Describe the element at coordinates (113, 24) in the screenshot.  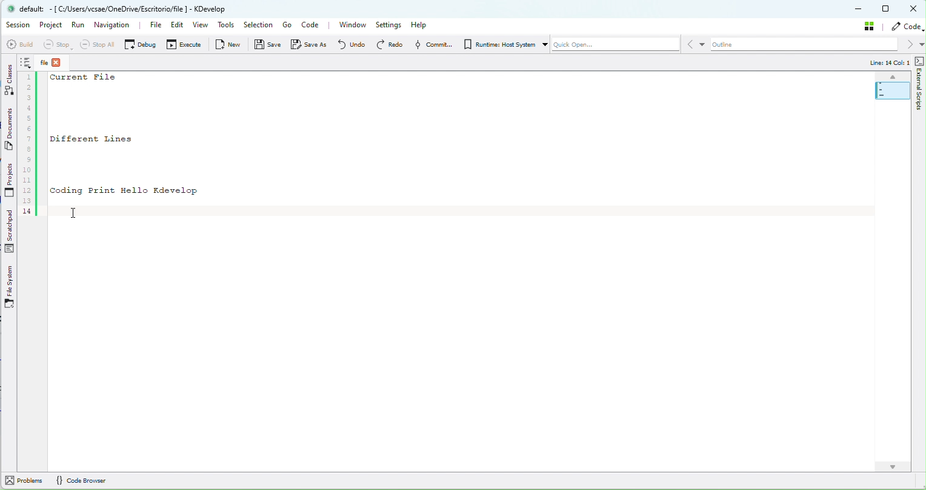
I see `navigation` at that location.